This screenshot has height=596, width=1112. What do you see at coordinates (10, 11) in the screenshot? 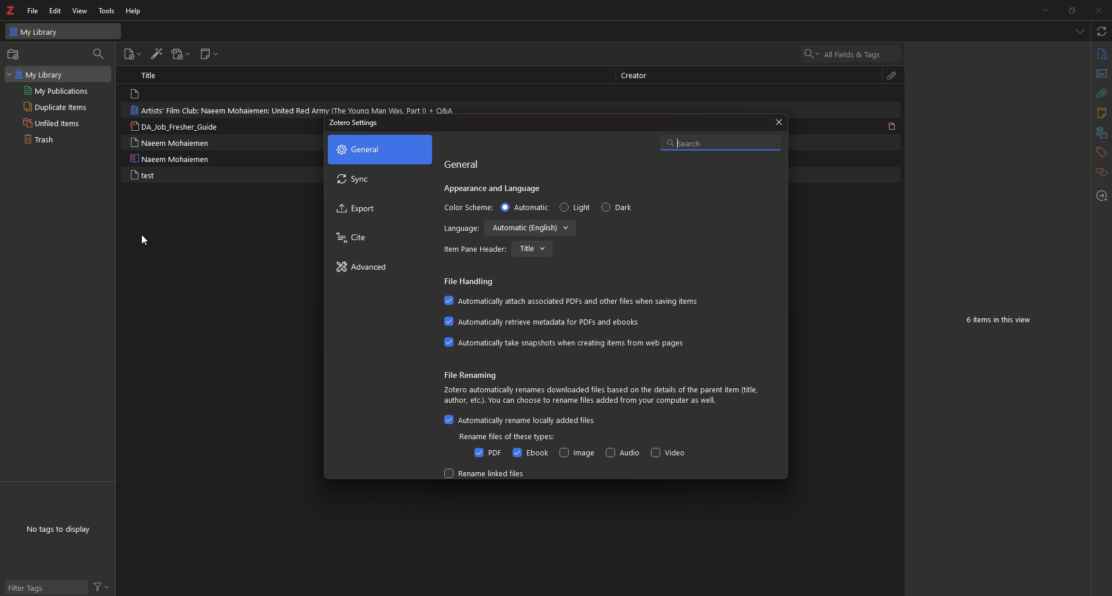
I see `zotero logo` at bounding box center [10, 11].